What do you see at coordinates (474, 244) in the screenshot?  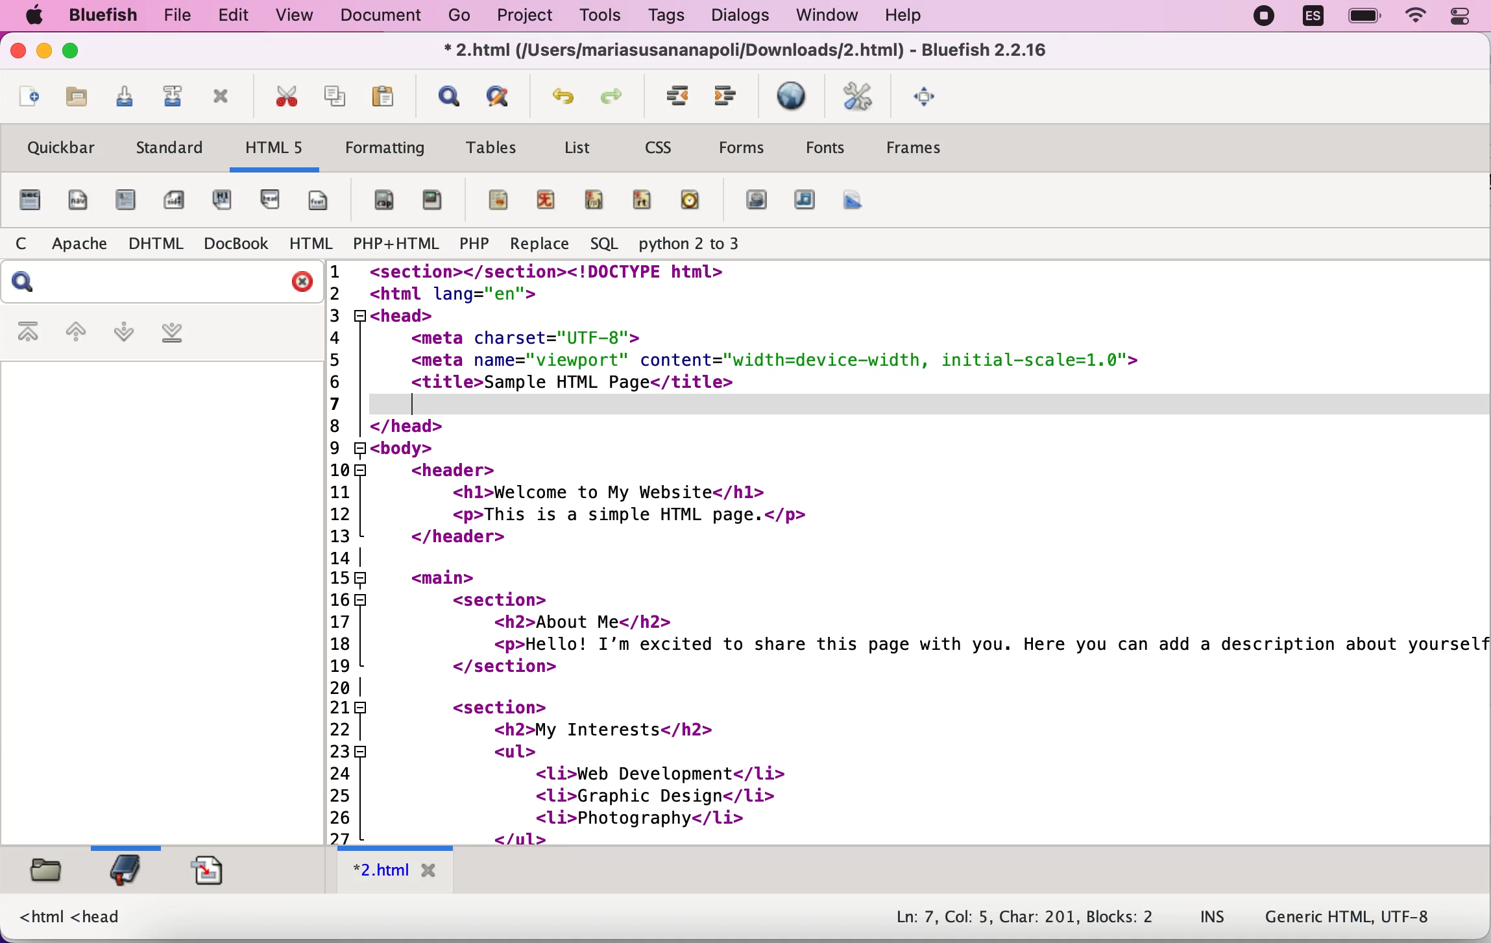 I see `php` at bounding box center [474, 244].